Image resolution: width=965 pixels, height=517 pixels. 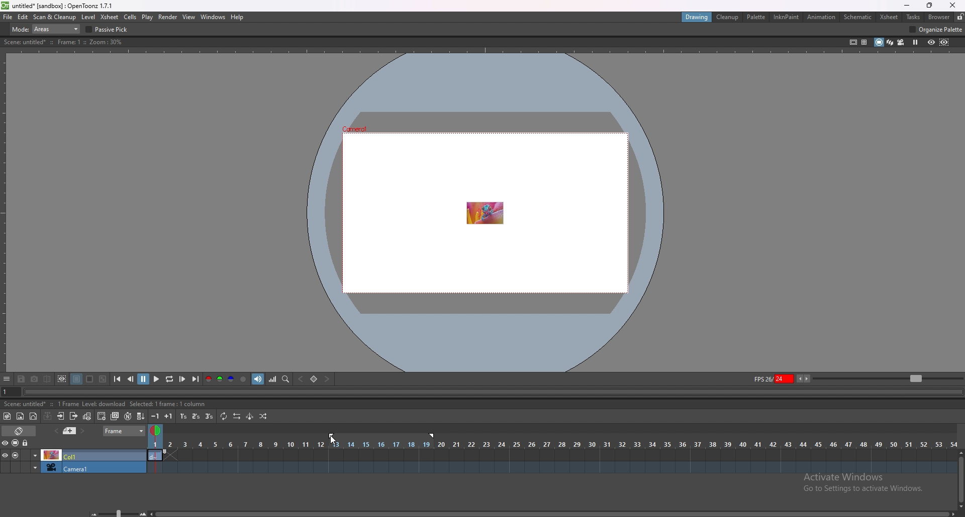 I want to click on snapshot, so click(x=35, y=379).